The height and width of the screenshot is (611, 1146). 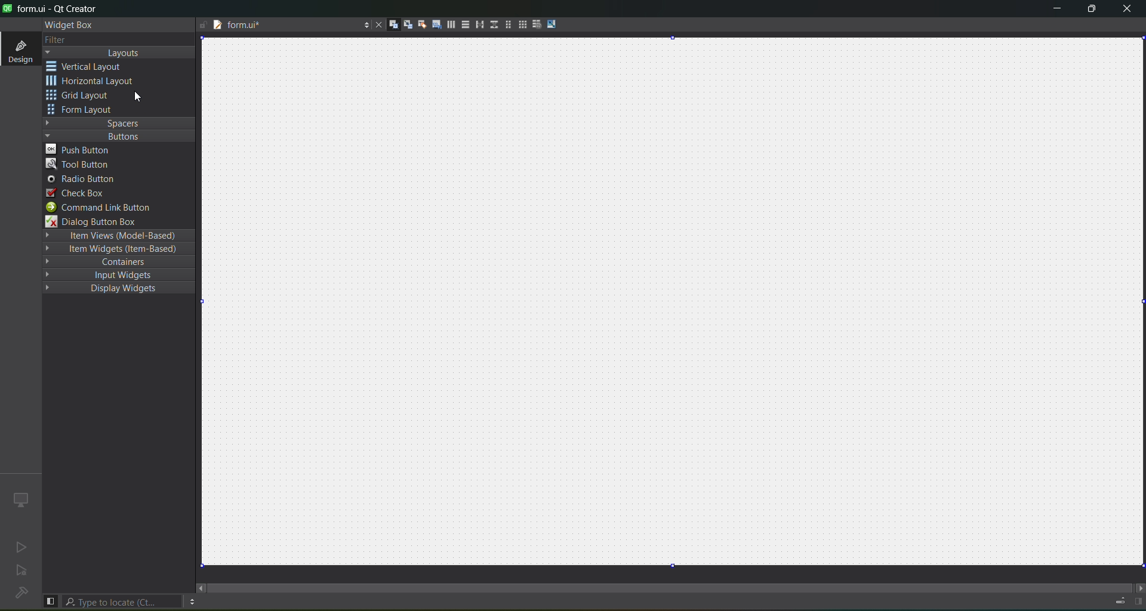 What do you see at coordinates (82, 97) in the screenshot?
I see `grid layout` at bounding box center [82, 97].